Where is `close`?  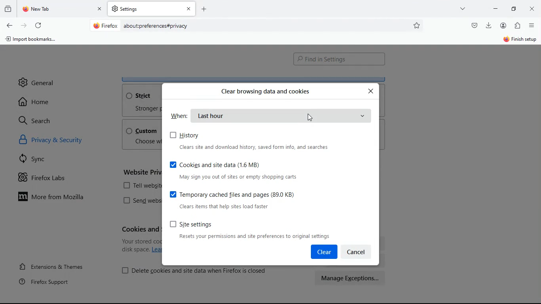
close is located at coordinates (371, 91).